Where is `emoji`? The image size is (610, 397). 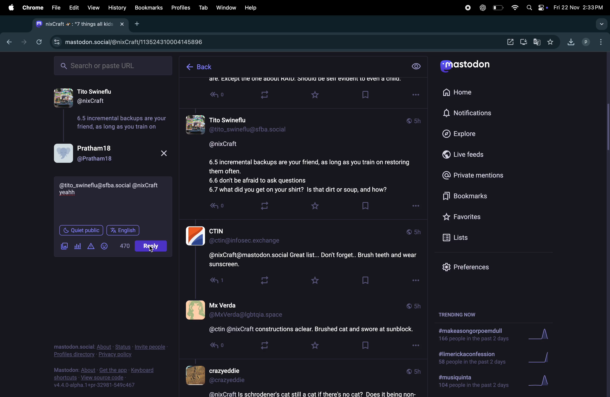 emoji is located at coordinates (108, 246).